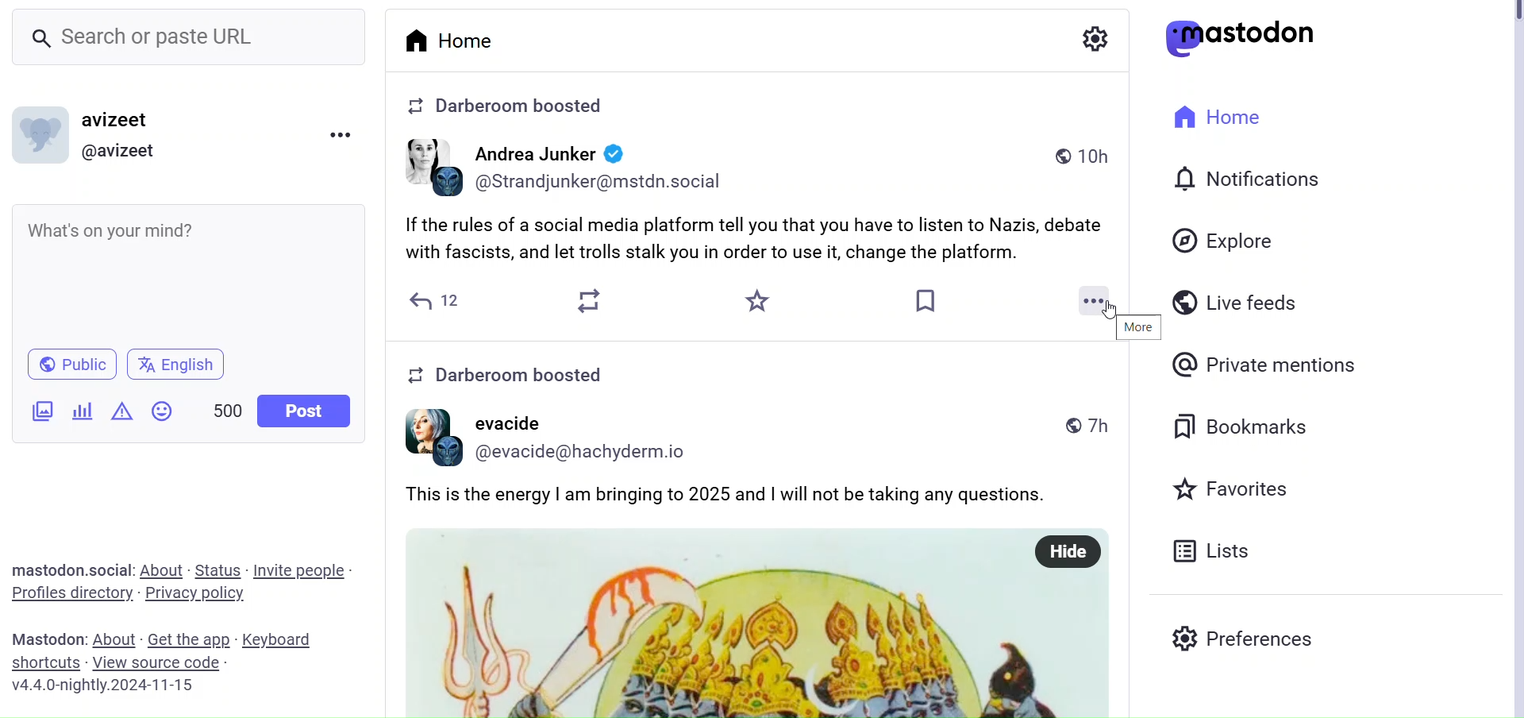 This screenshot has width=1524, height=718. What do you see at coordinates (1070, 550) in the screenshot?
I see `hide` at bounding box center [1070, 550].